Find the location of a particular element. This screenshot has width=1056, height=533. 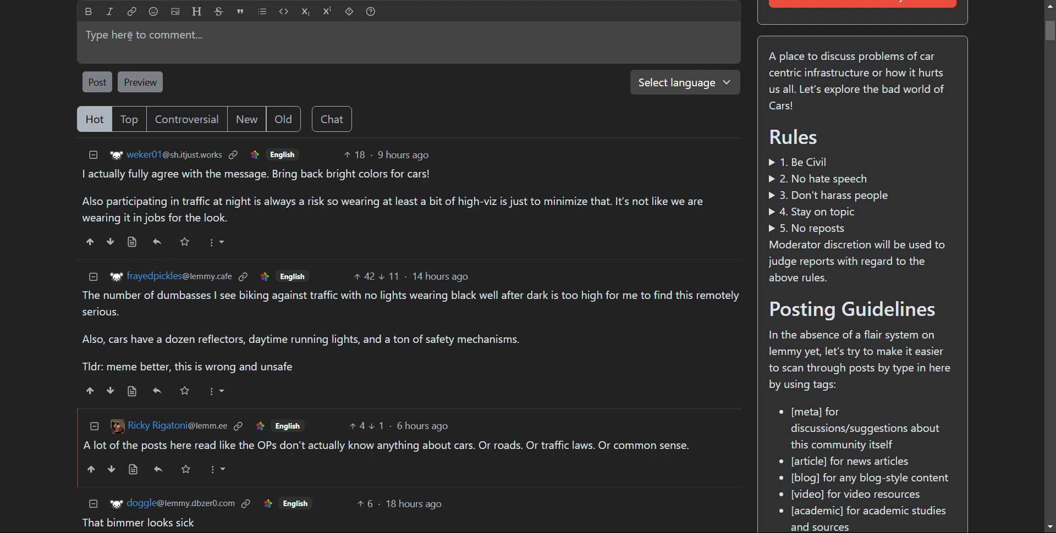

collapse is located at coordinates (94, 277).